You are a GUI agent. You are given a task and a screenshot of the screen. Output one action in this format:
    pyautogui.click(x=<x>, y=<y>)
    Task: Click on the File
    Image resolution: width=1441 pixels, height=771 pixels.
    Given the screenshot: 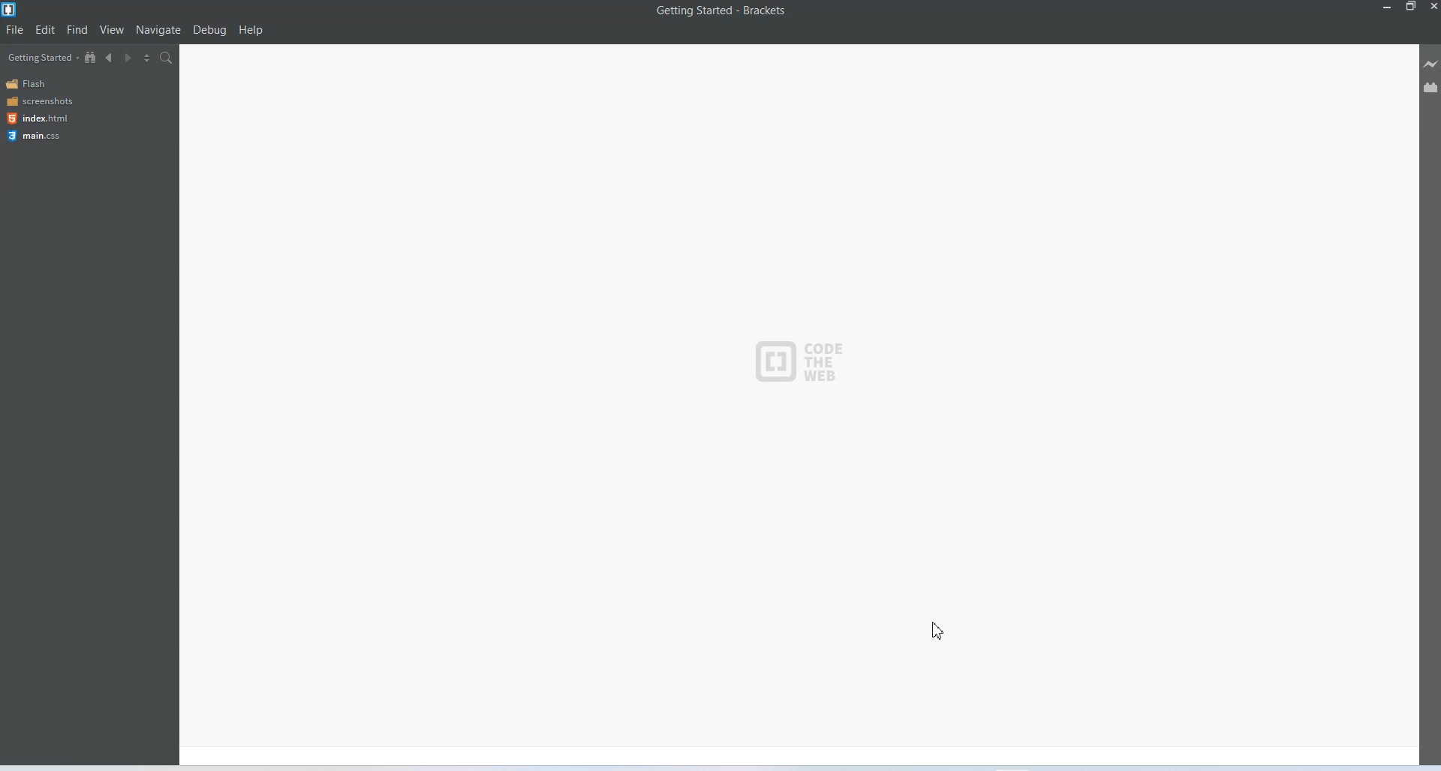 What is the action you would take?
    pyautogui.click(x=14, y=31)
    